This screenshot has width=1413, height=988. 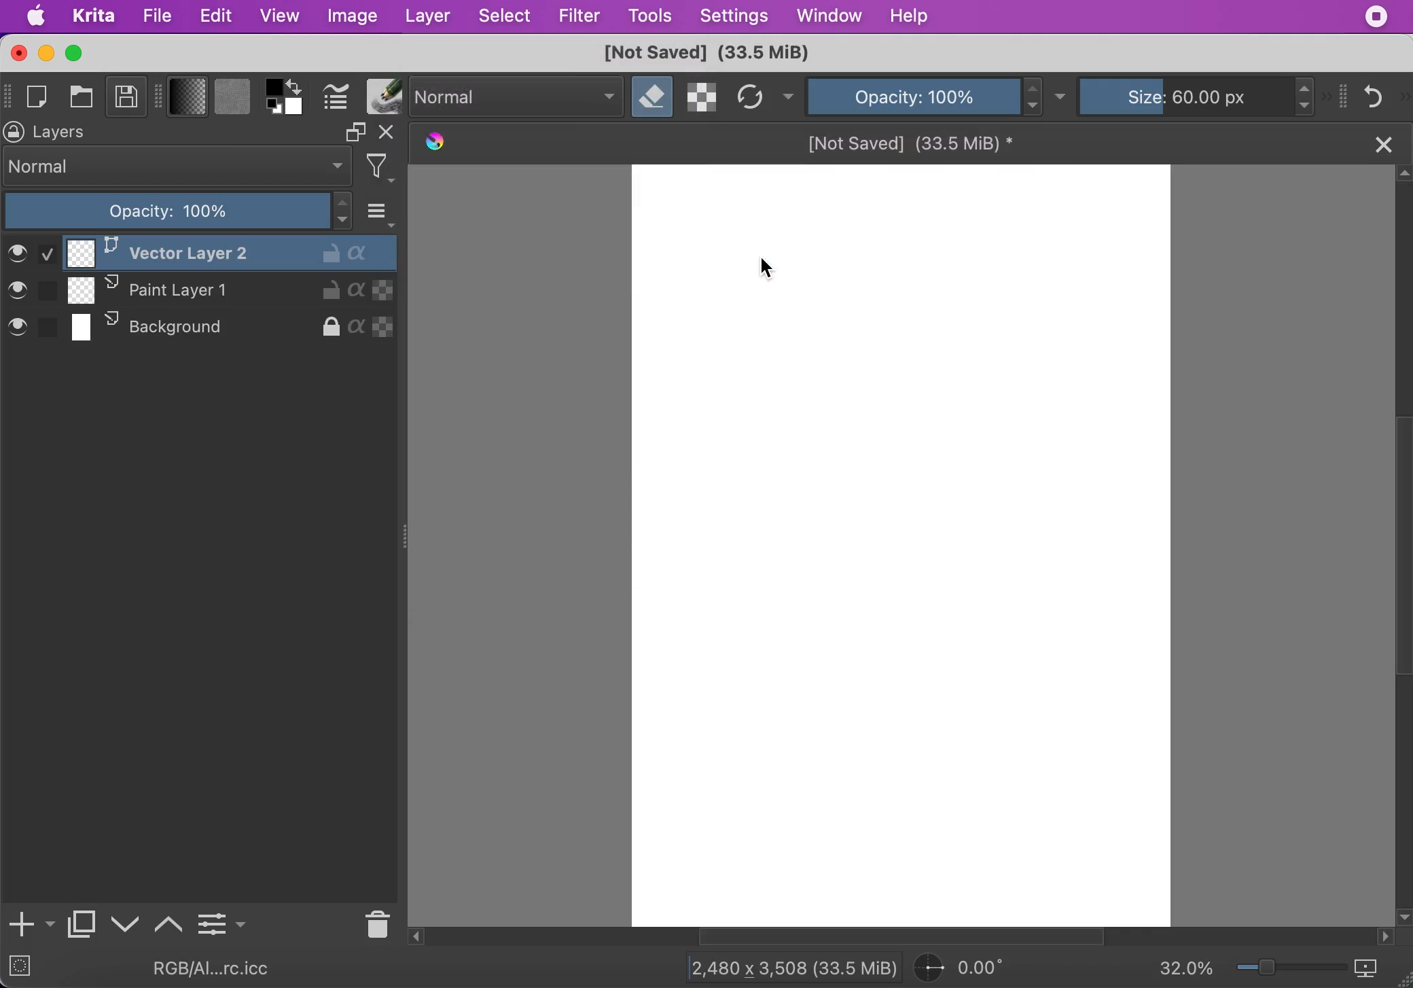 What do you see at coordinates (298, 86) in the screenshot?
I see `swap foreground and background colors` at bounding box center [298, 86].